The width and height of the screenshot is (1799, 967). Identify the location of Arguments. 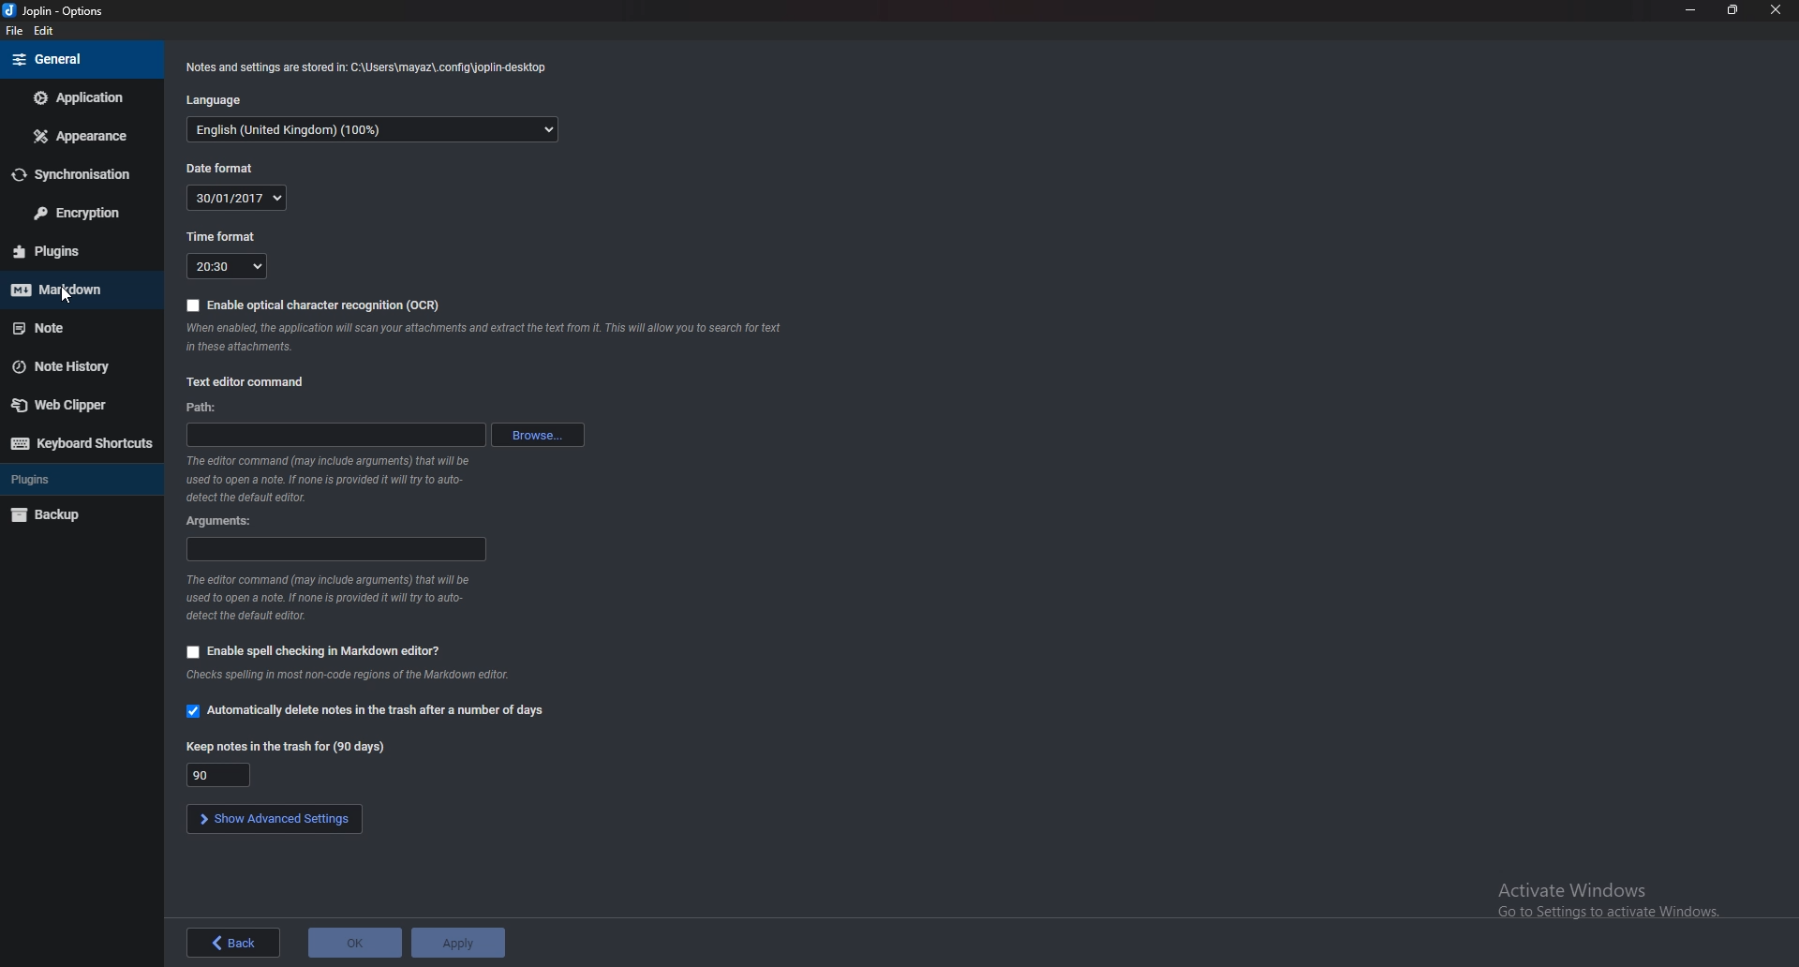
(224, 521).